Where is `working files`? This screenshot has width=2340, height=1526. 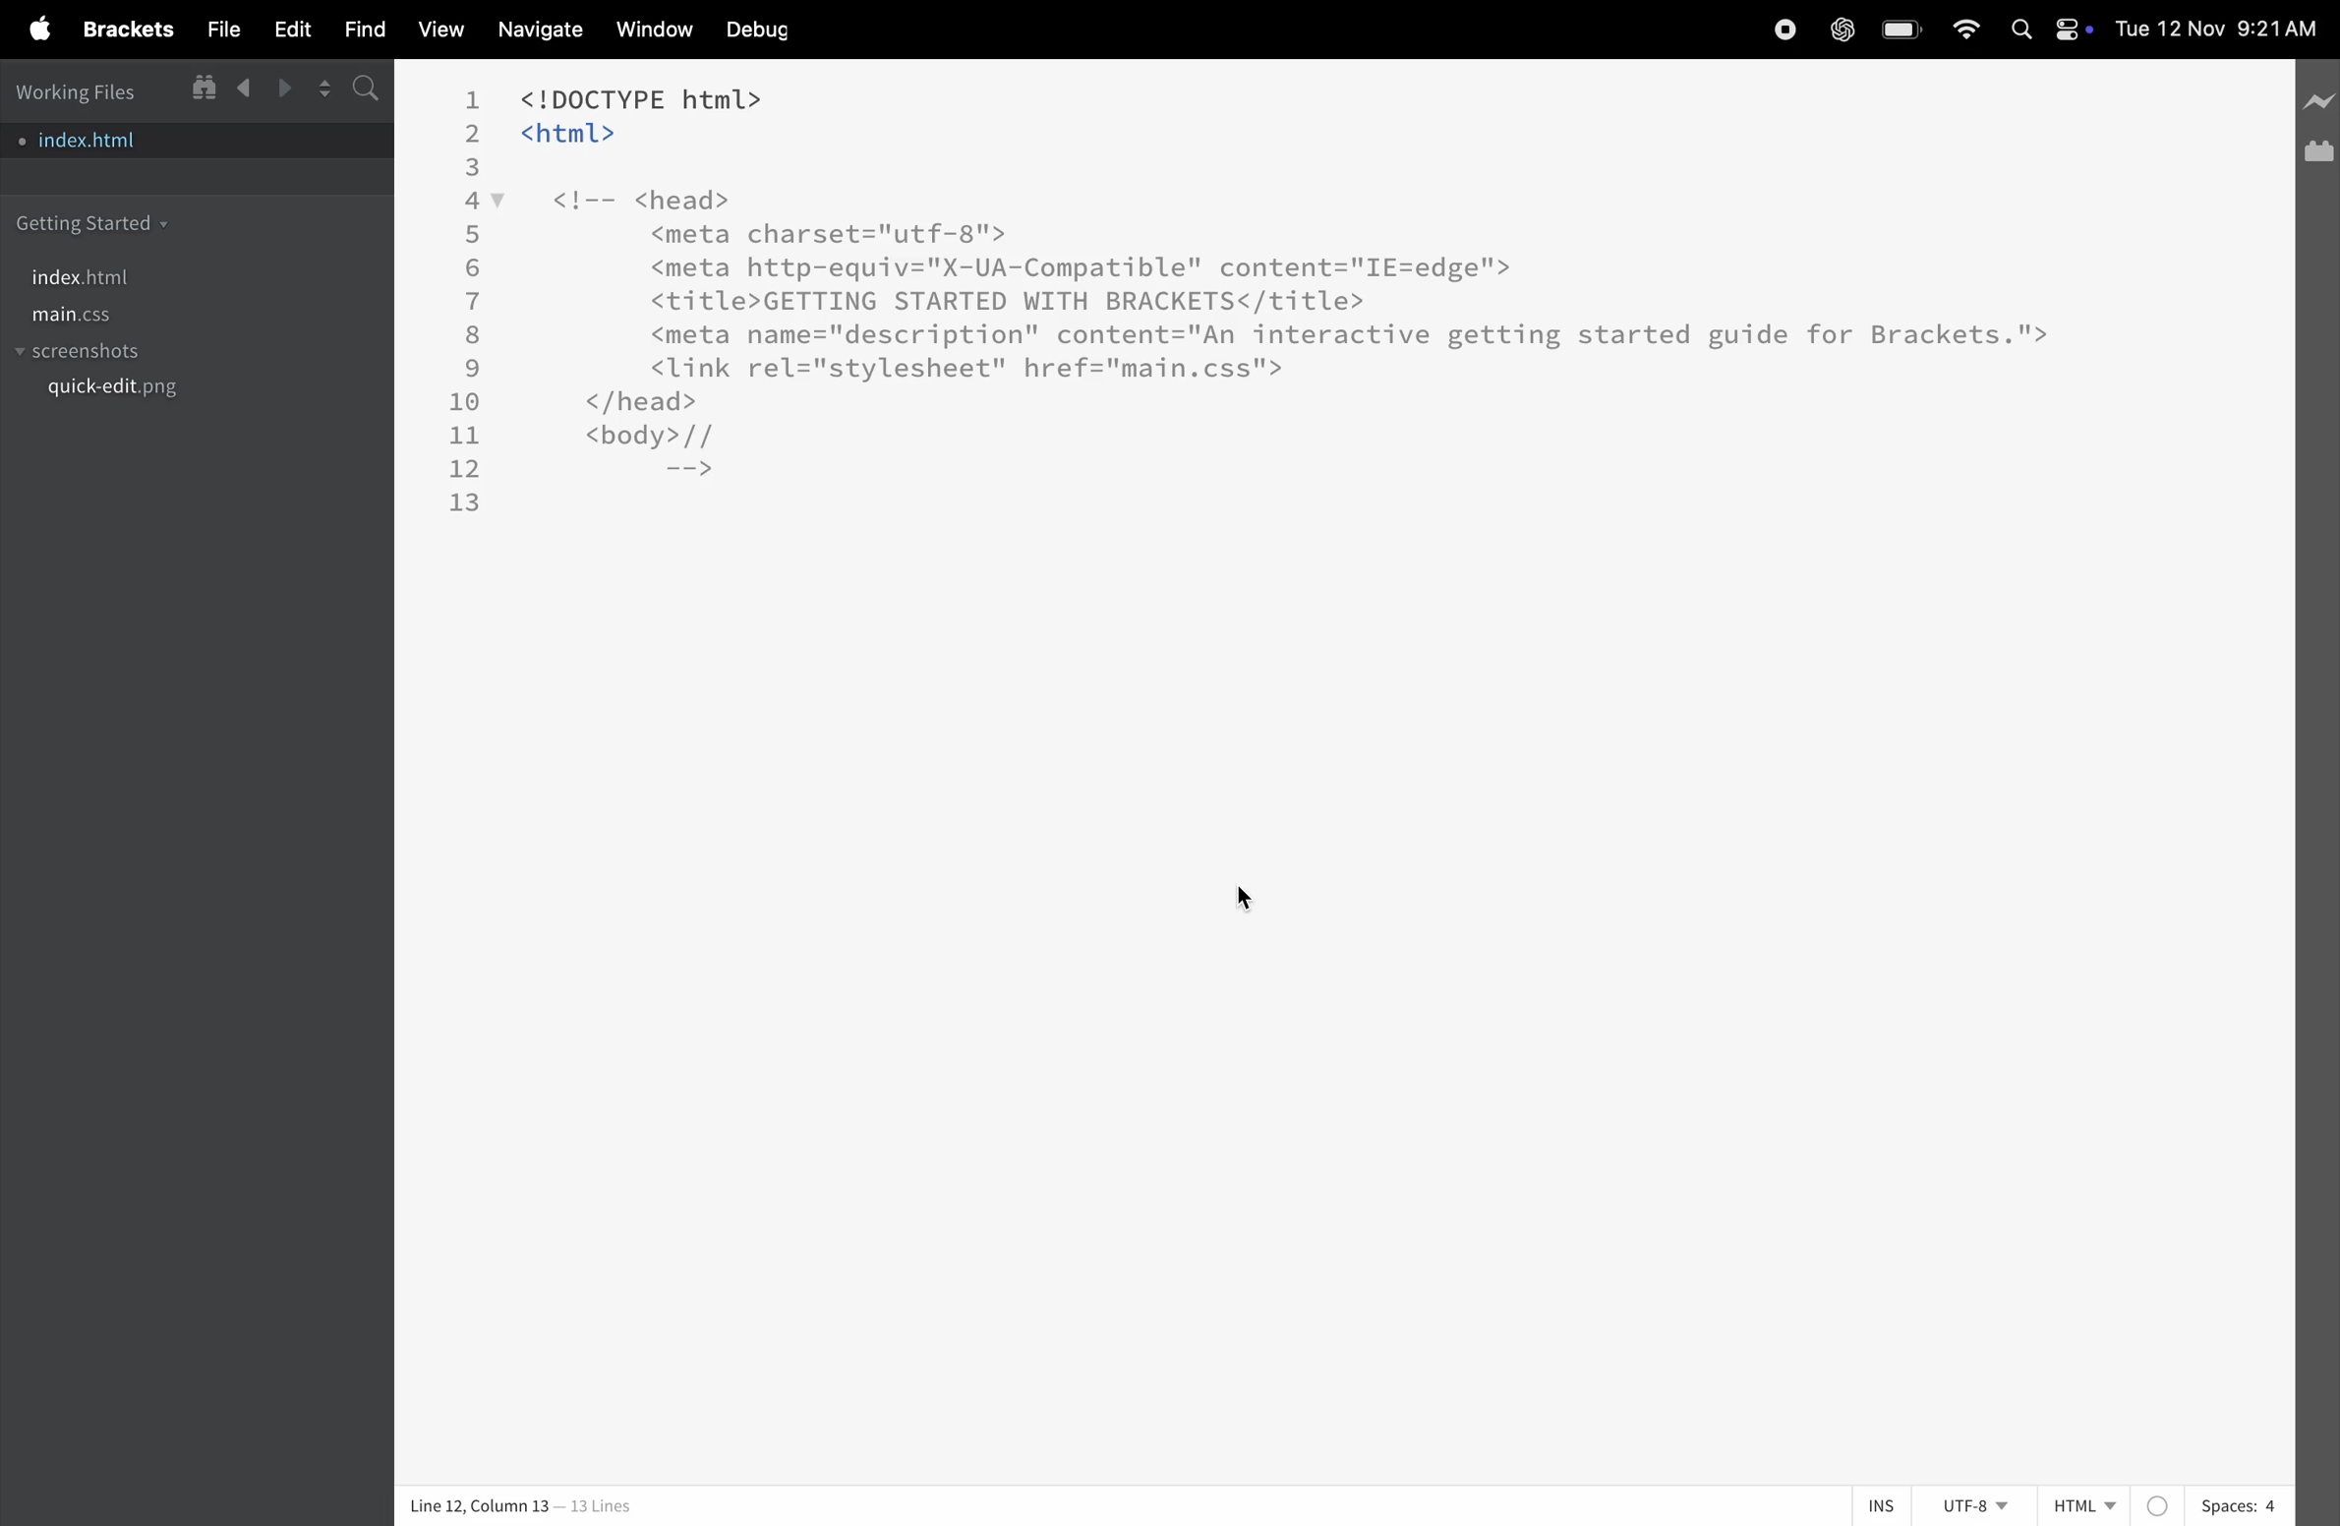 working files is located at coordinates (87, 89).